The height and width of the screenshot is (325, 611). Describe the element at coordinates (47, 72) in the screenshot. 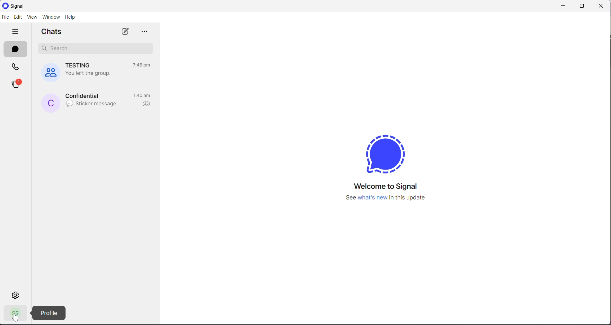

I see `group cover photos` at that location.